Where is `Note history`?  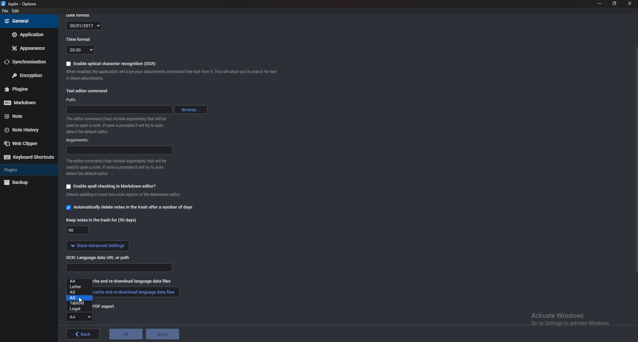
Note history is located at coordinates (28, 129).